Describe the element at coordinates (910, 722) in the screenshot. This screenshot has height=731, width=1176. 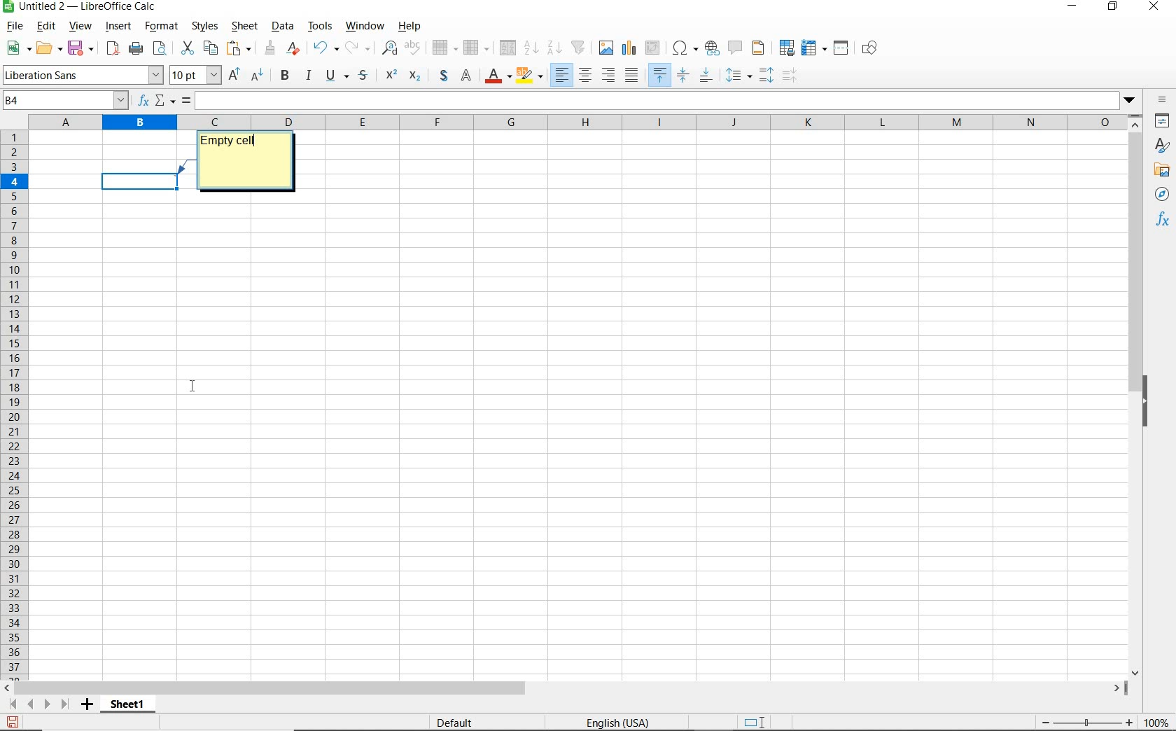
I see `Average:; Sum:0` at that location.